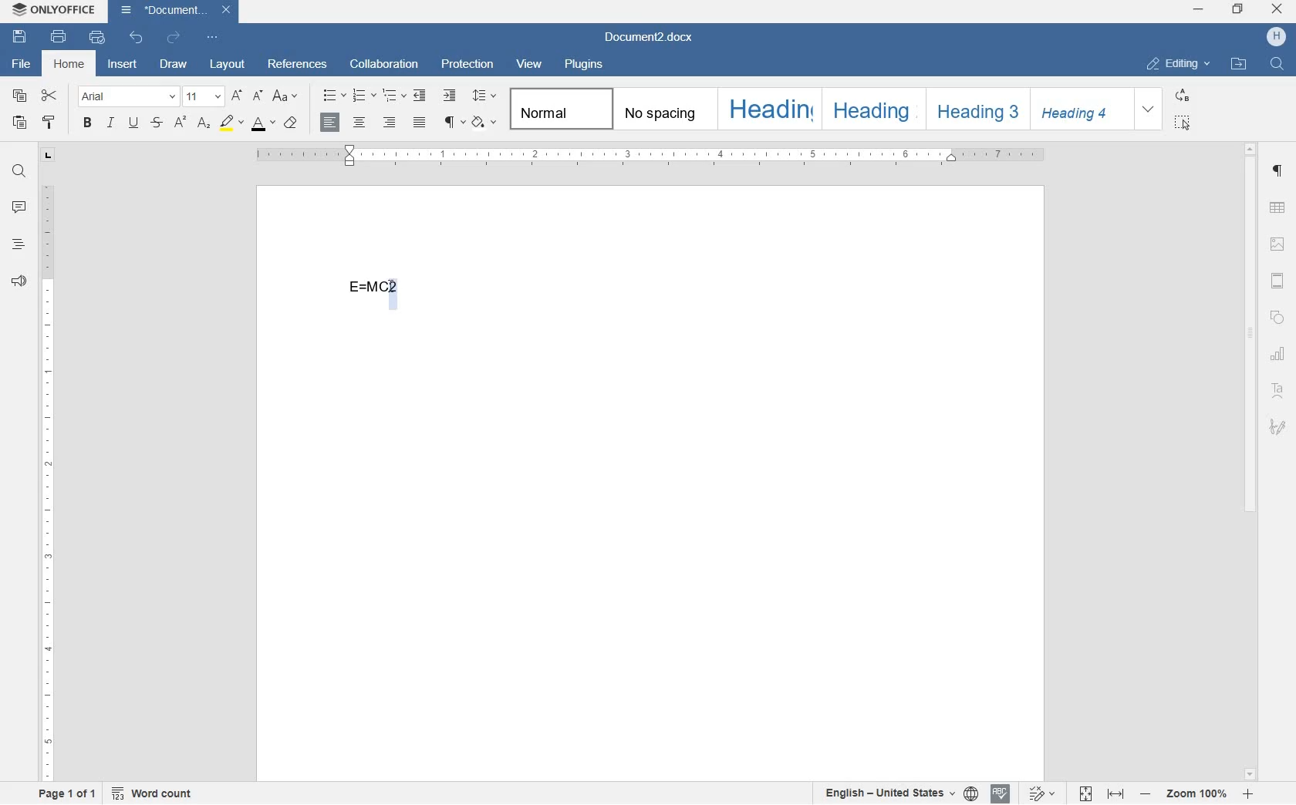 The width and height of the screenshot is (1296, 805). I want to click on cursor, so click(398, 288).